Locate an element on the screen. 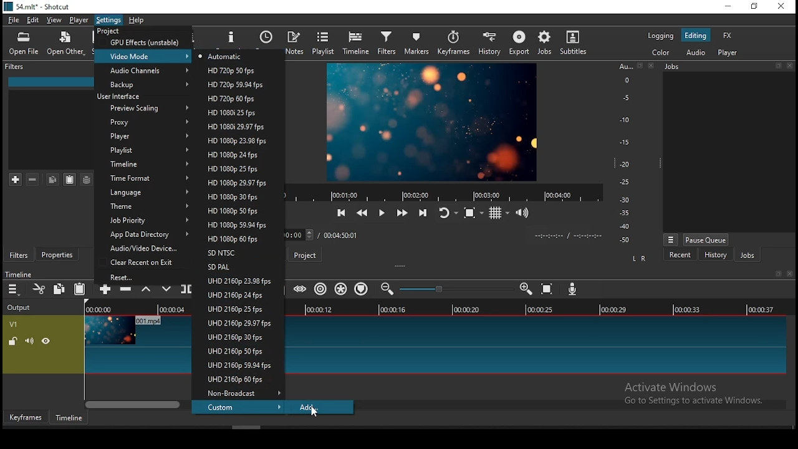 This screenshot has width=798, height=449. restore is located at coordinates (778, 66).